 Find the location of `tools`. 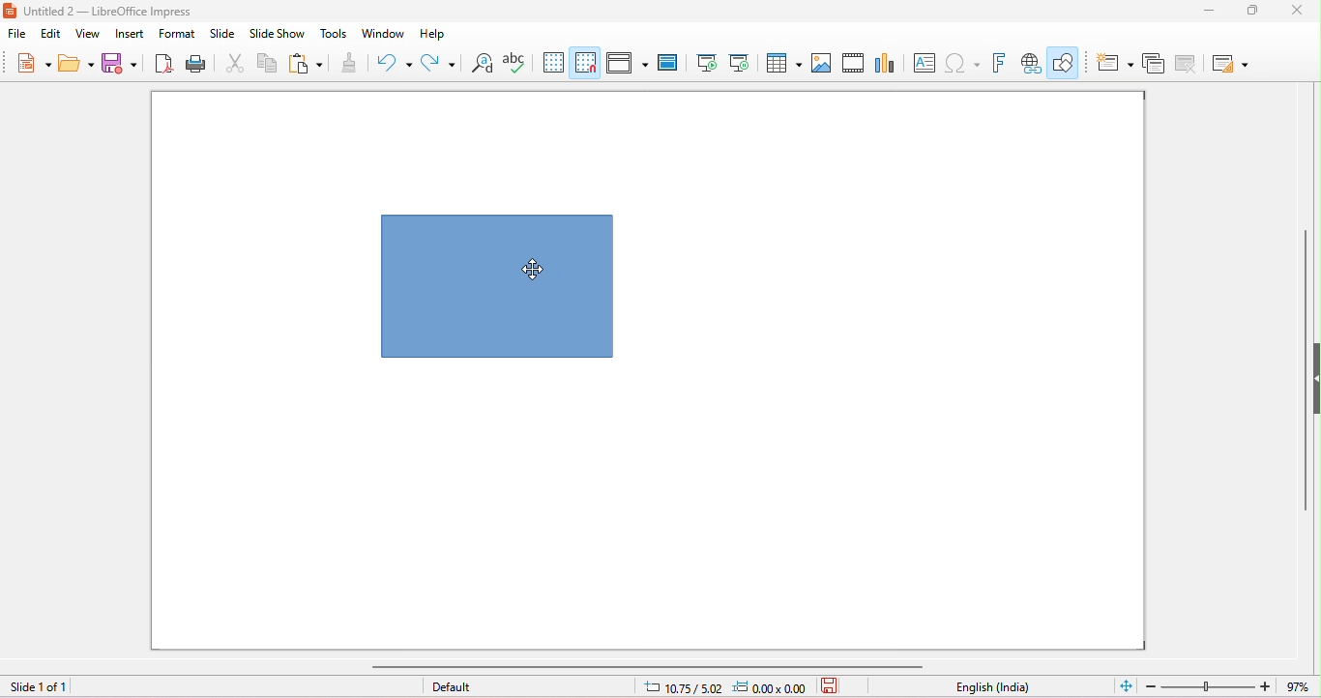

tools is located at coordinates (333, 33).